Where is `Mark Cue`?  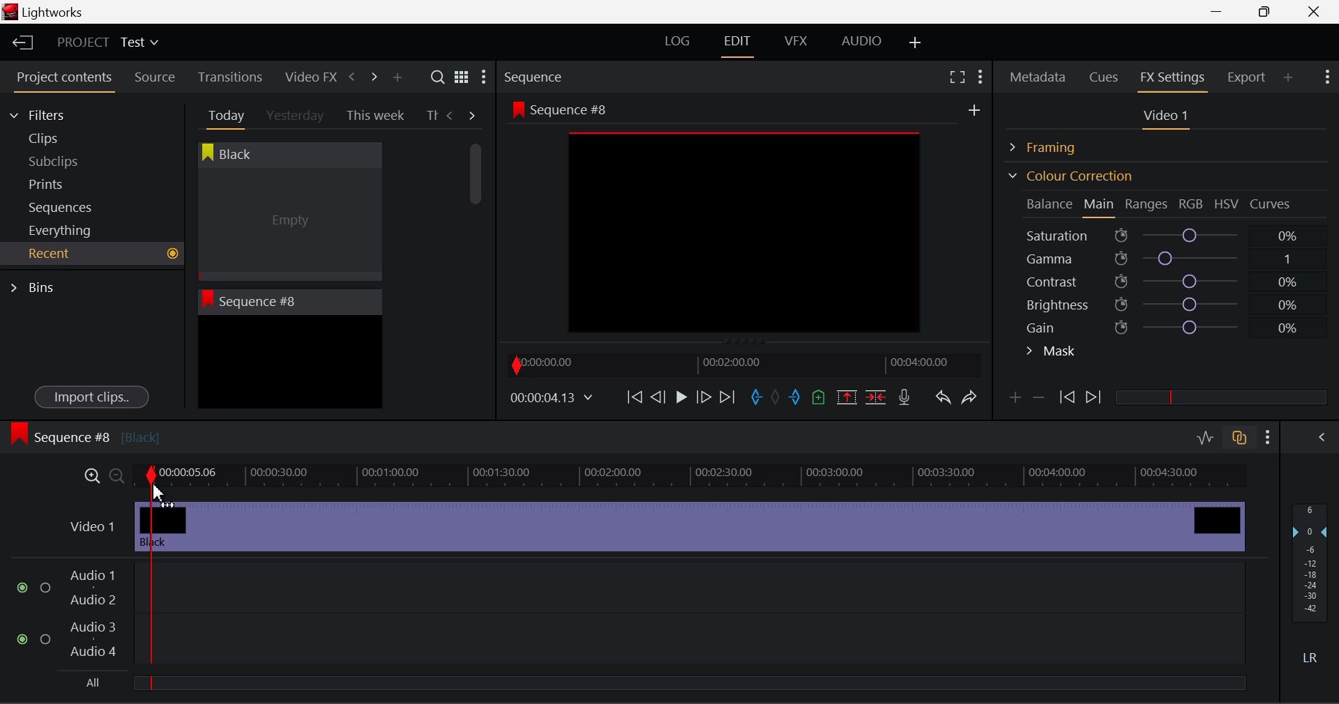 Mark Cue is located at coordinates (817, 398).